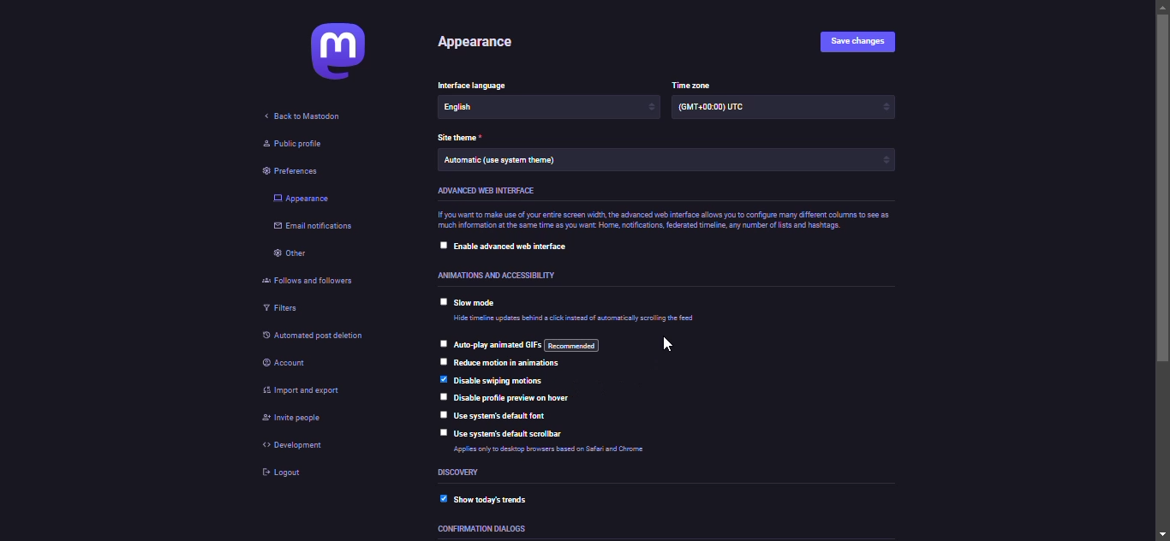 This screenshot has width=1170, height=541. I want to click on disable profile preview on hover, so click(514, 397).